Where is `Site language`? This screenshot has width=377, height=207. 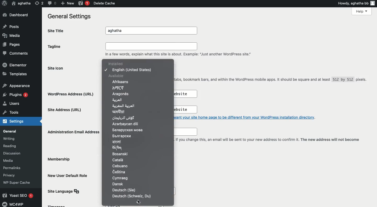 Site language is located at coordinates (65, 191).